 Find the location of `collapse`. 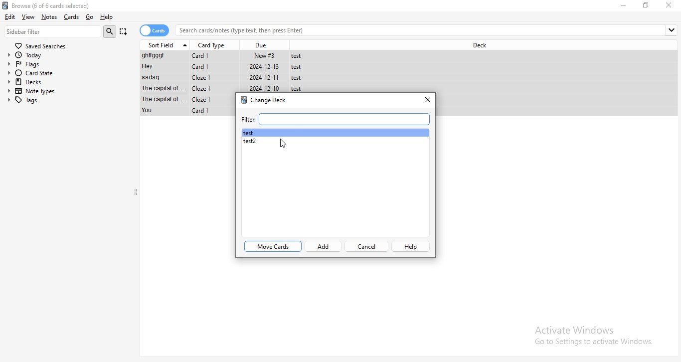

collapse is located at coordinates (136, 193).